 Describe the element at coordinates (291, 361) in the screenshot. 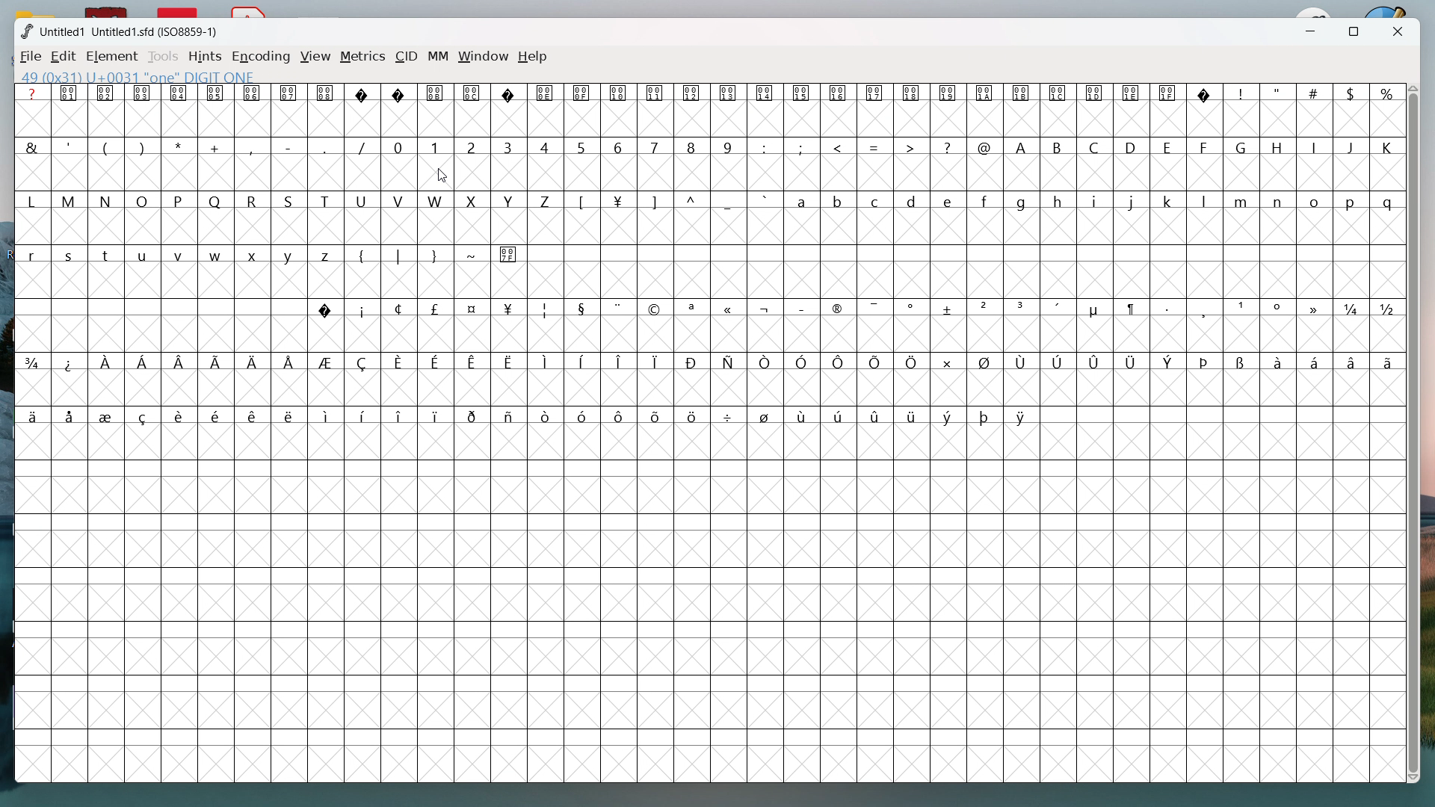

I see `symbol` at that location.